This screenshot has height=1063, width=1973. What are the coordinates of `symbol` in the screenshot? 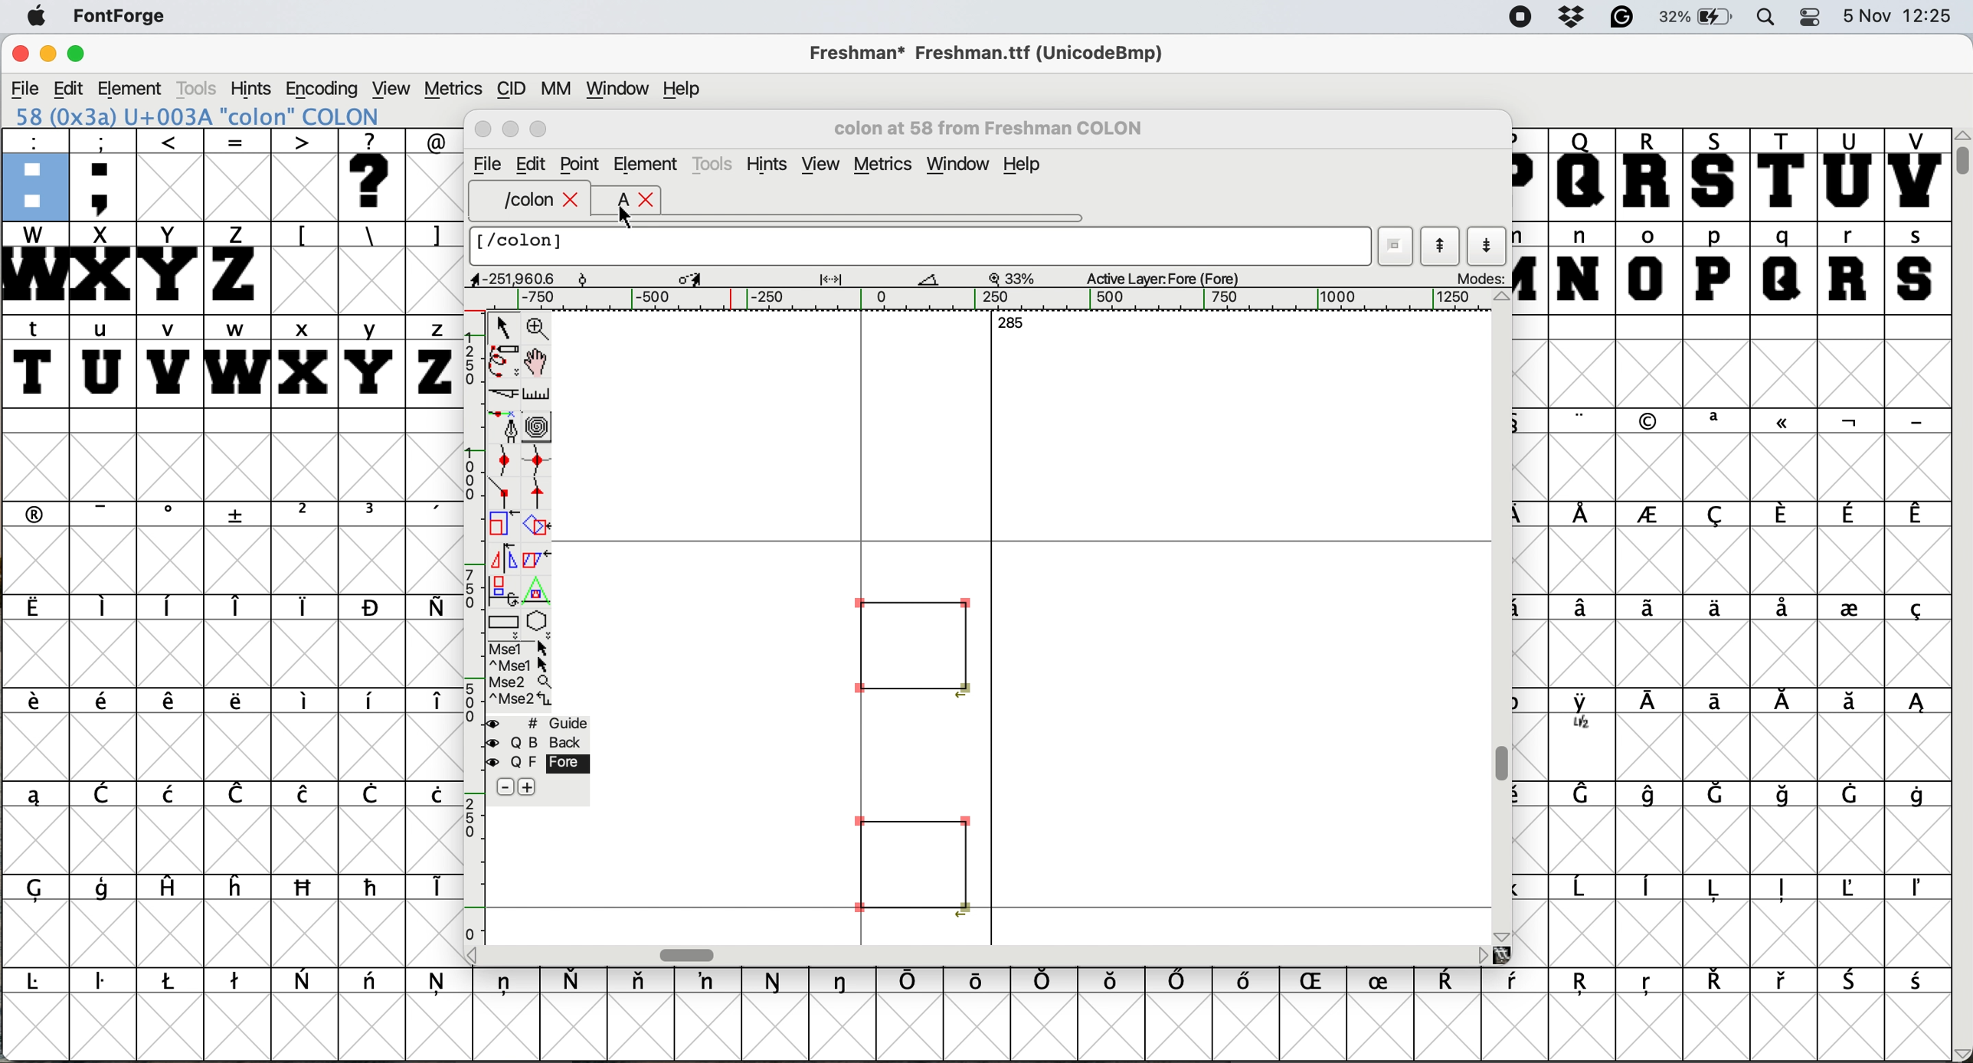 It's located at (1586, 796).